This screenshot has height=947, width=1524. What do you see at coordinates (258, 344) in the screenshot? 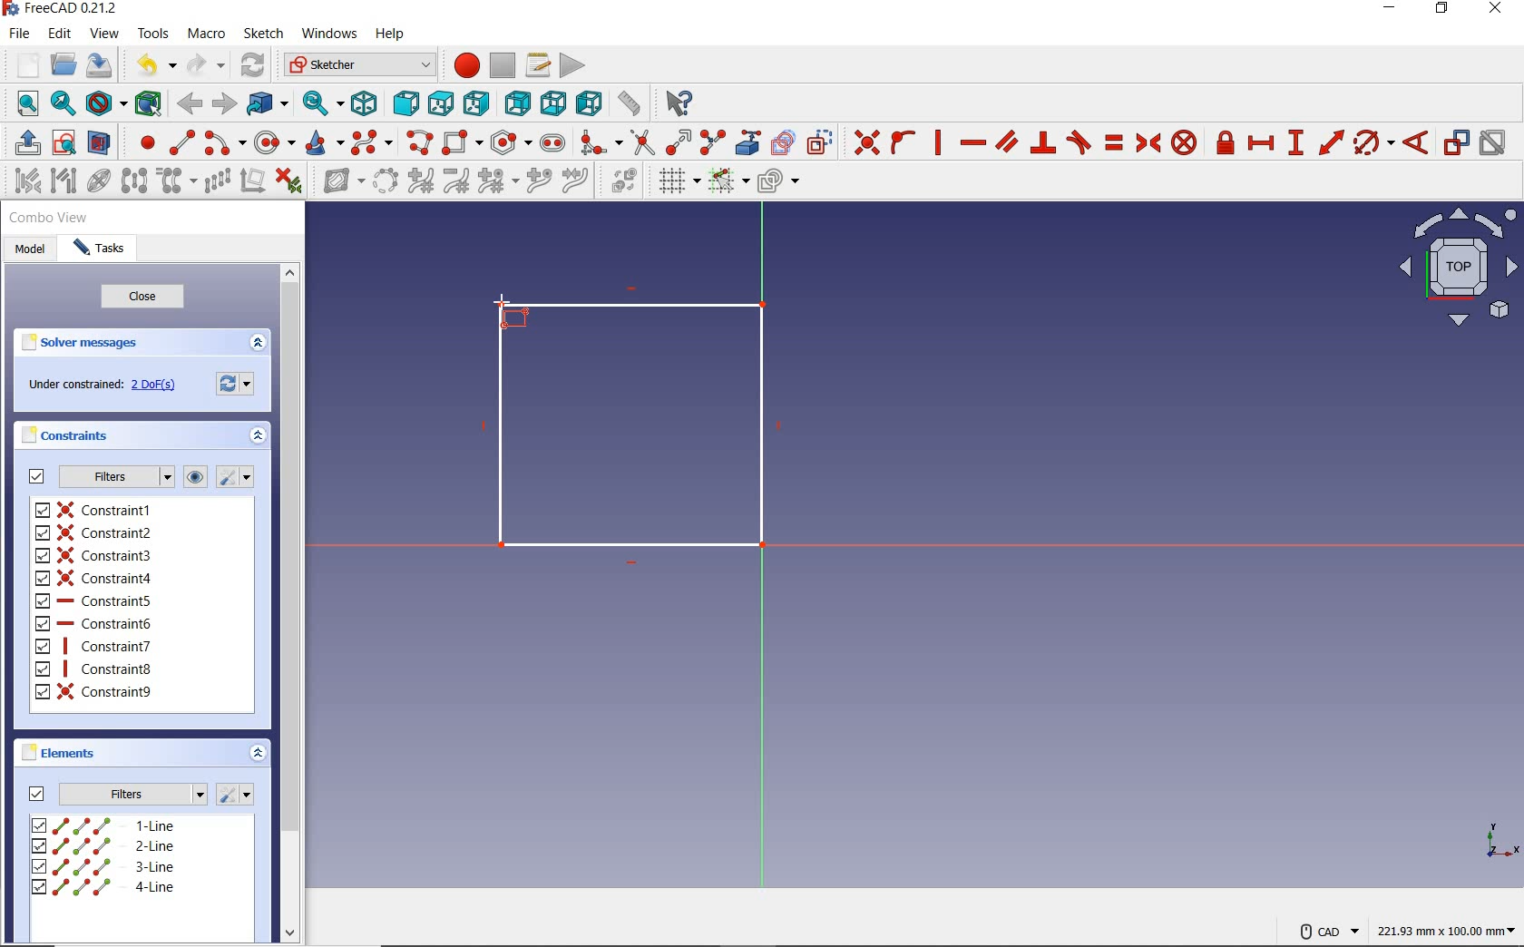
I see `expand` at bounding box center [258, 344].